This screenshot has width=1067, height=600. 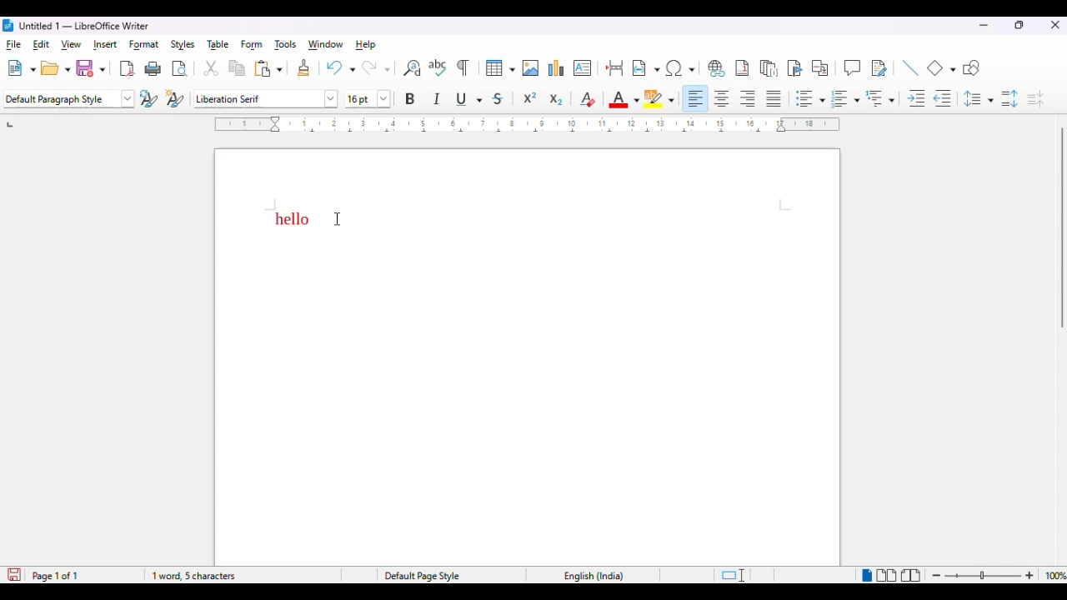 What do you see at coordinates (821, 68) in the screenshot?
I see `insert cross-reference` at bounding box center [821, 68].